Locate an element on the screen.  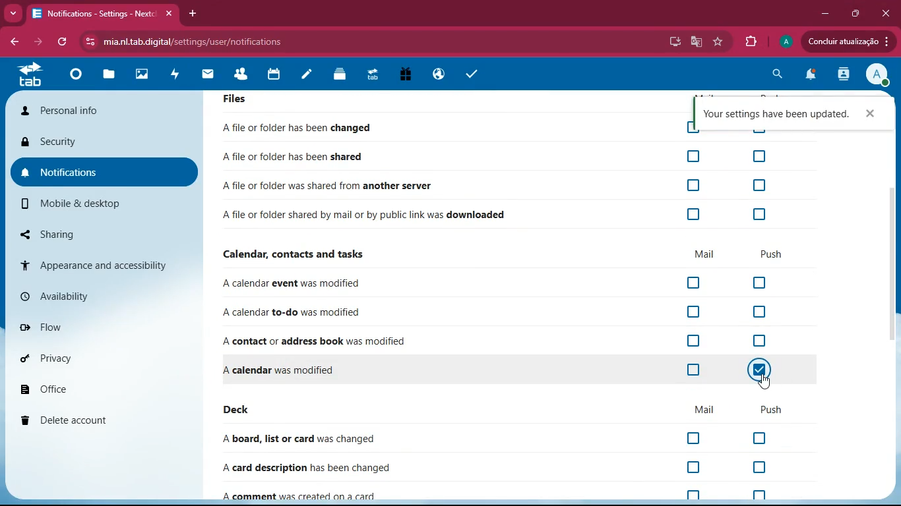
Checkbox is located at coordinates (763, 155).